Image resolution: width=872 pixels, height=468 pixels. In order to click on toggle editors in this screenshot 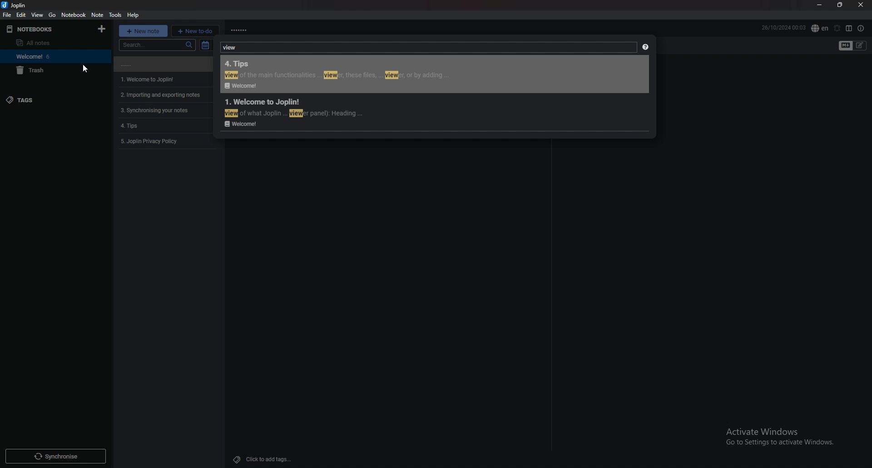, I will do `click(846, 46)`.